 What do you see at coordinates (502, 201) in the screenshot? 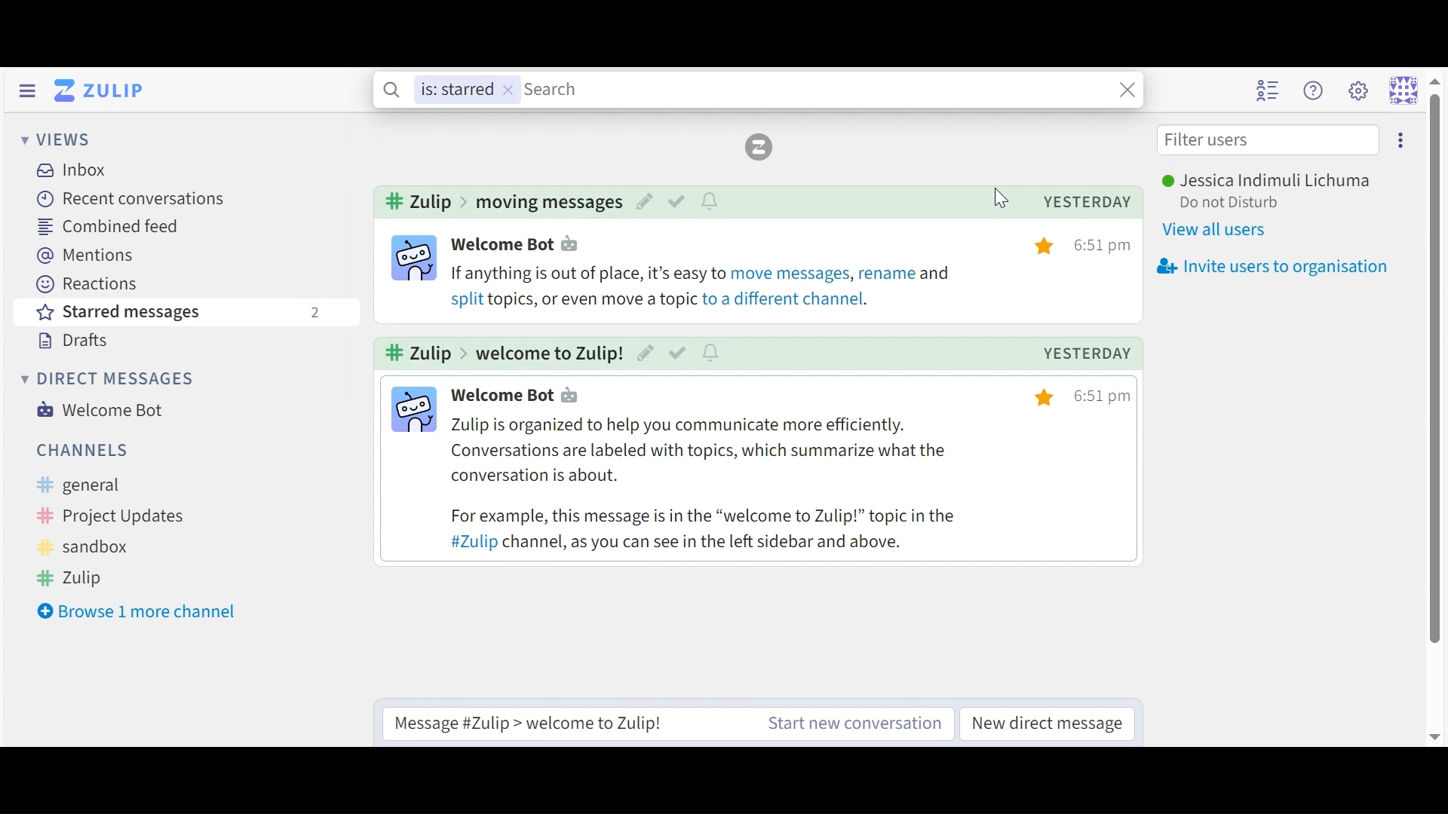
I see `channel` at bounding box center [502, 201].